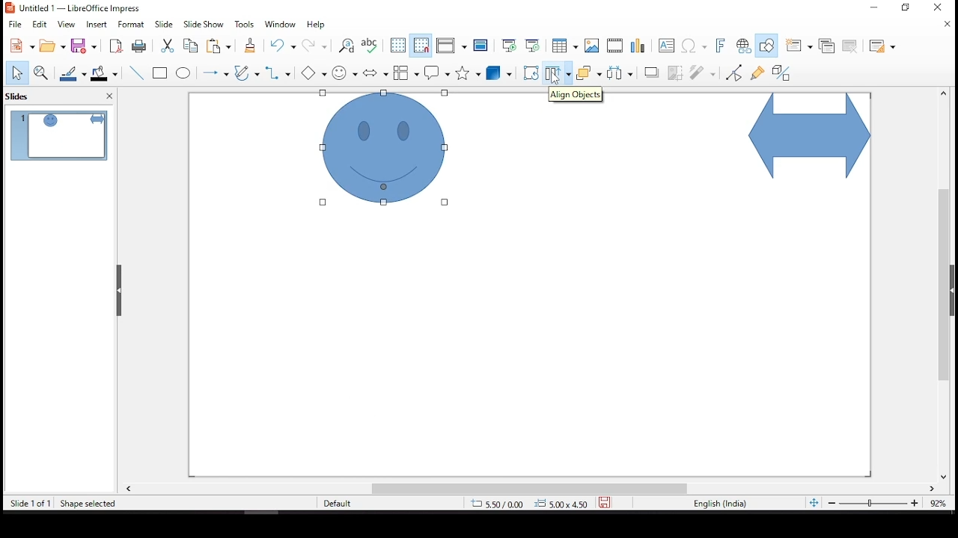 The width and height of the screenshot is (958, 538). I want to click on symbol shapes, so click(347, 72).